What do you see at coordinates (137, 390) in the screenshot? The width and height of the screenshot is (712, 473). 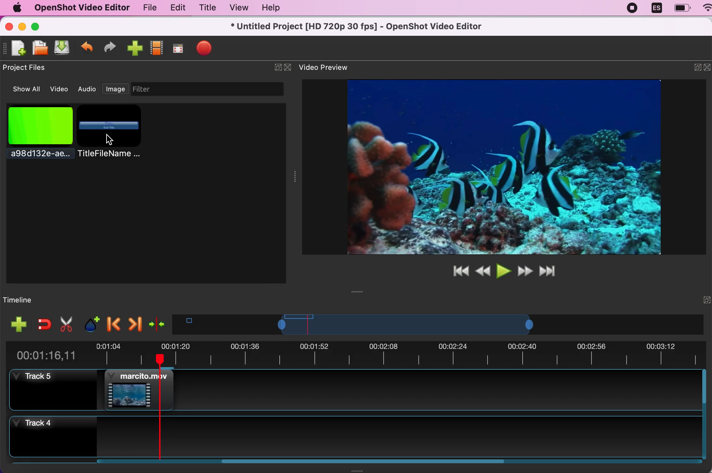 I see `flames` at bounding box center [137, 390].